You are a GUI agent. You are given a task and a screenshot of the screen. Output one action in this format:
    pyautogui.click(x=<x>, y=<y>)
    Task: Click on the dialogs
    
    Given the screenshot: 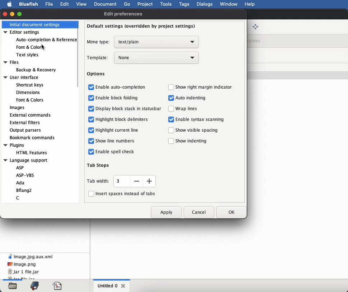 What is the action you would take?
    pyautogui.click(x=205, y=4)
    